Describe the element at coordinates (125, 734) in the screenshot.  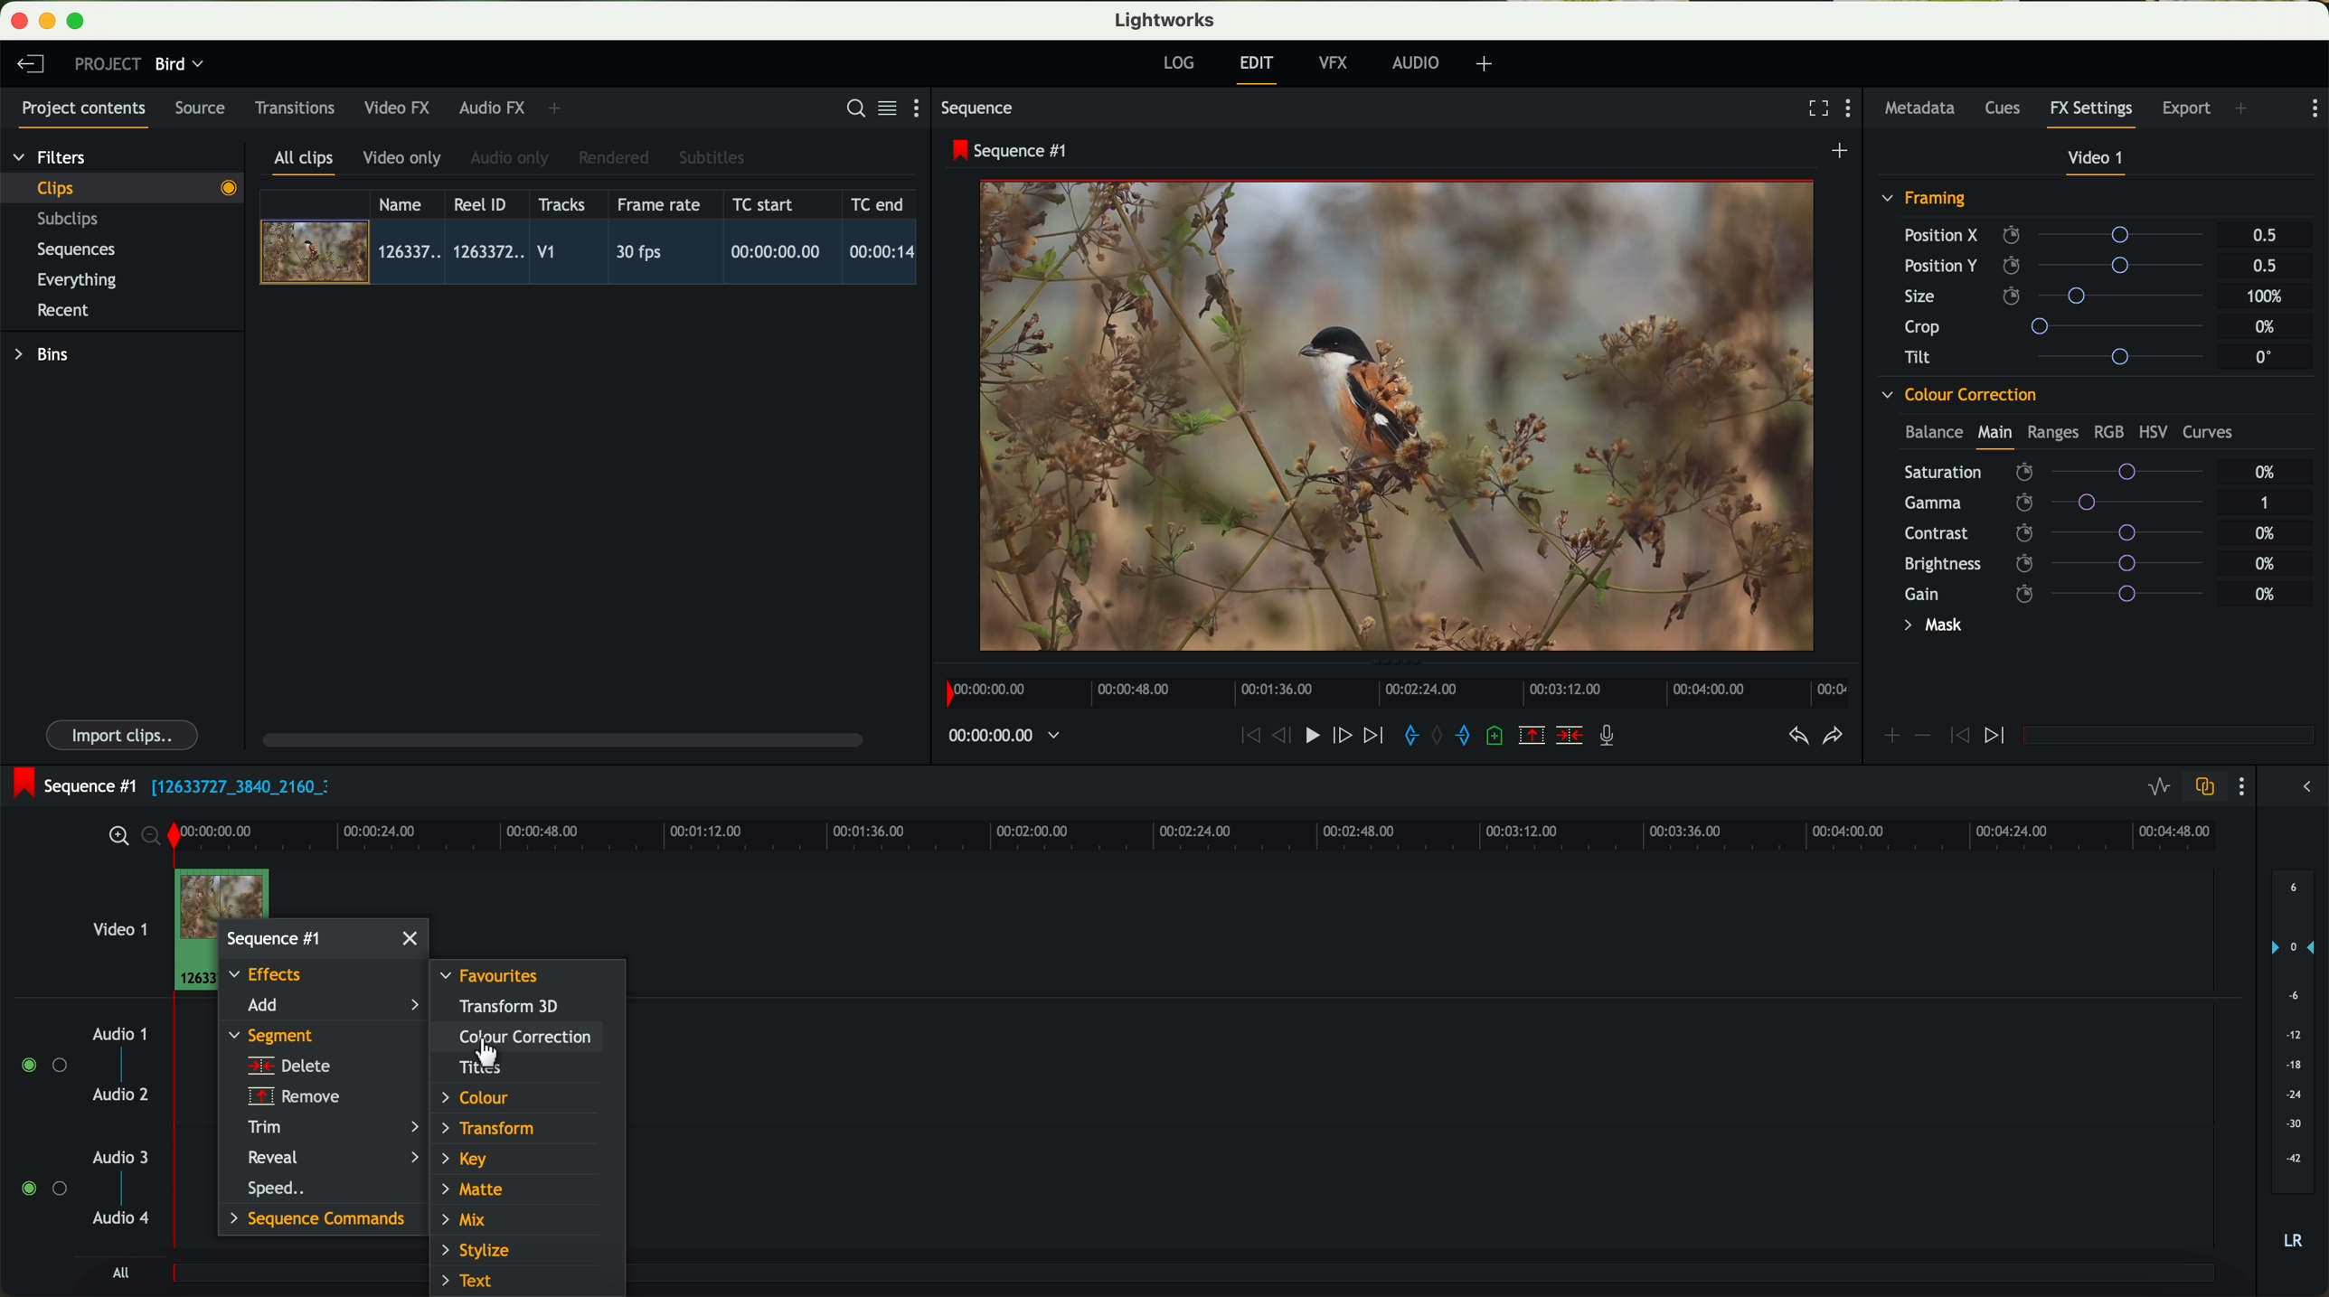
I see `import clips` at that location.